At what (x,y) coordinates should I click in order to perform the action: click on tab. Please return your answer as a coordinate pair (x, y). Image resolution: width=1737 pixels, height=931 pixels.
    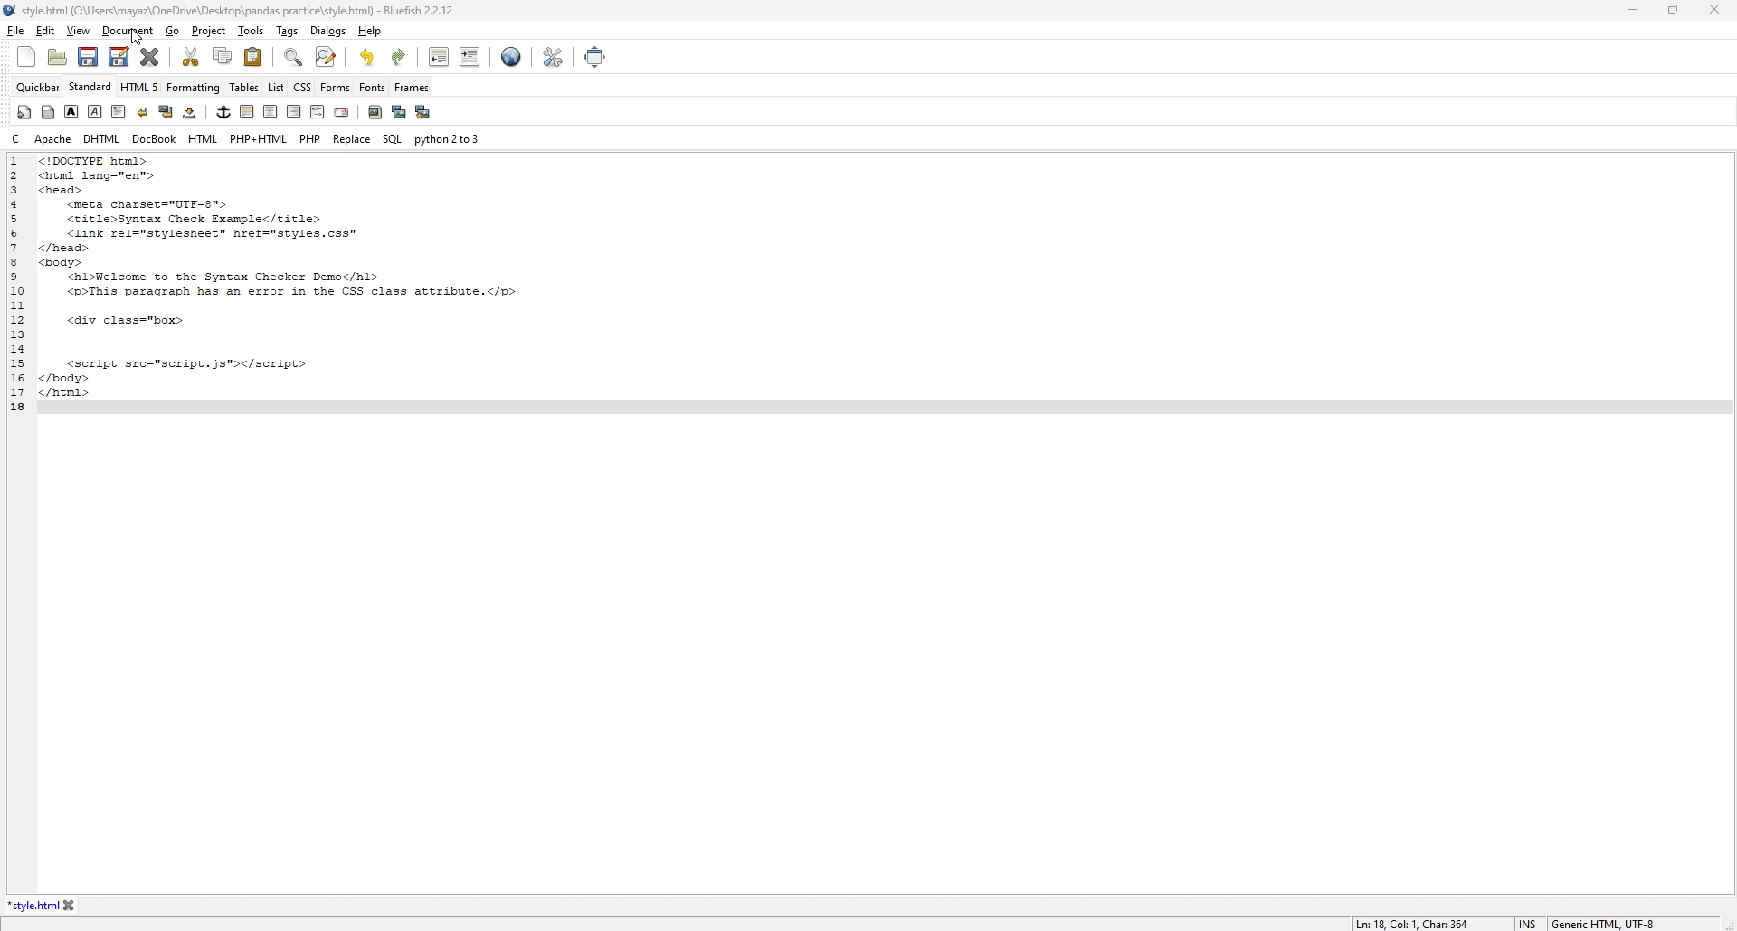
    Looking at the image, I should click on (33, 905).